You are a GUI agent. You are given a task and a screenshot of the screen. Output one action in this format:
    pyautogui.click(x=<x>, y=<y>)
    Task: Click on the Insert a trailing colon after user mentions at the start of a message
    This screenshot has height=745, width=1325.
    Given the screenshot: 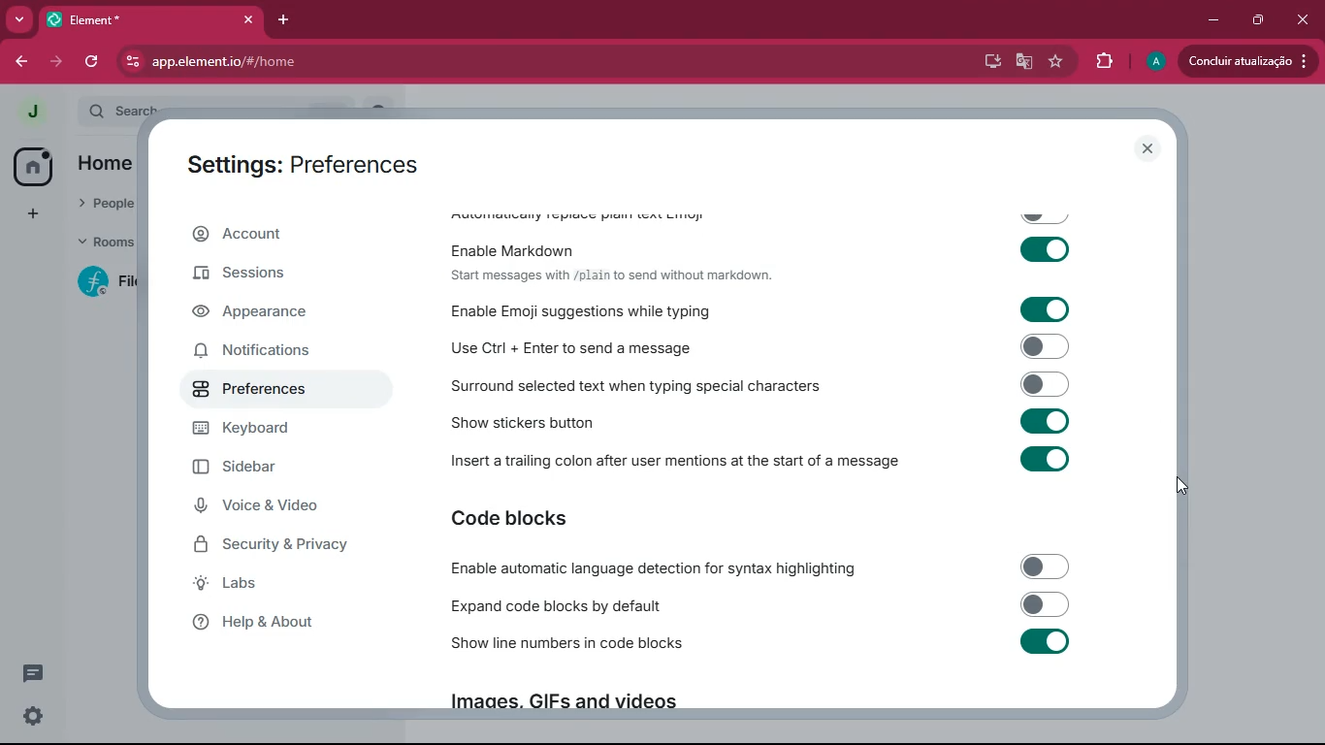 What is the action you would take?
    pyautogui.click(x=764, y=458)
    